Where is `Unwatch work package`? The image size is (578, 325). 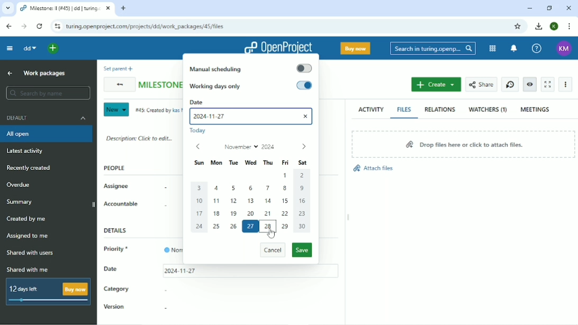
Unwatch work package is located at coordinates (529, 85).